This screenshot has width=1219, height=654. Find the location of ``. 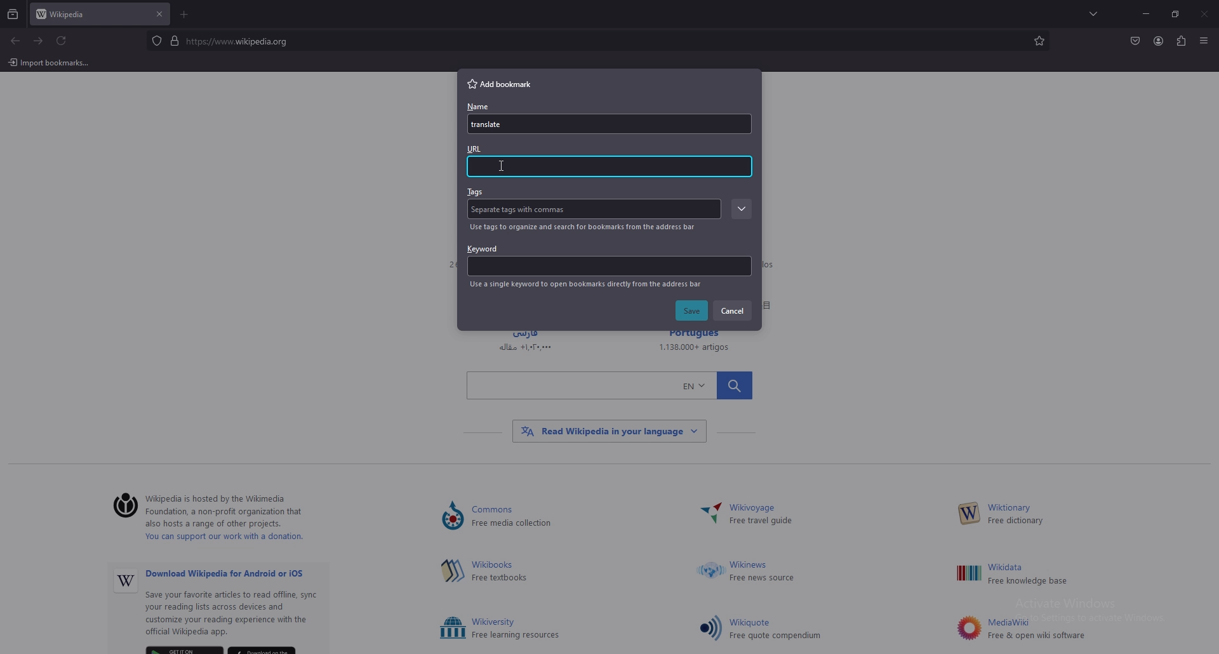

 is located at coordinates (1205, 15).